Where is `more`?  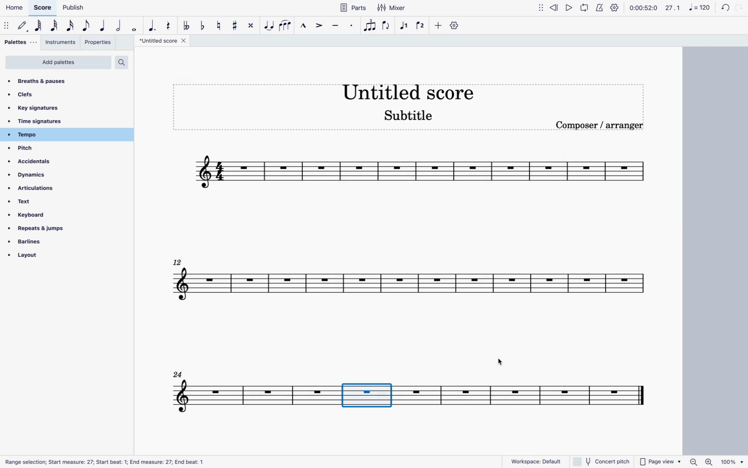
more is located at coordinates (438, 25).